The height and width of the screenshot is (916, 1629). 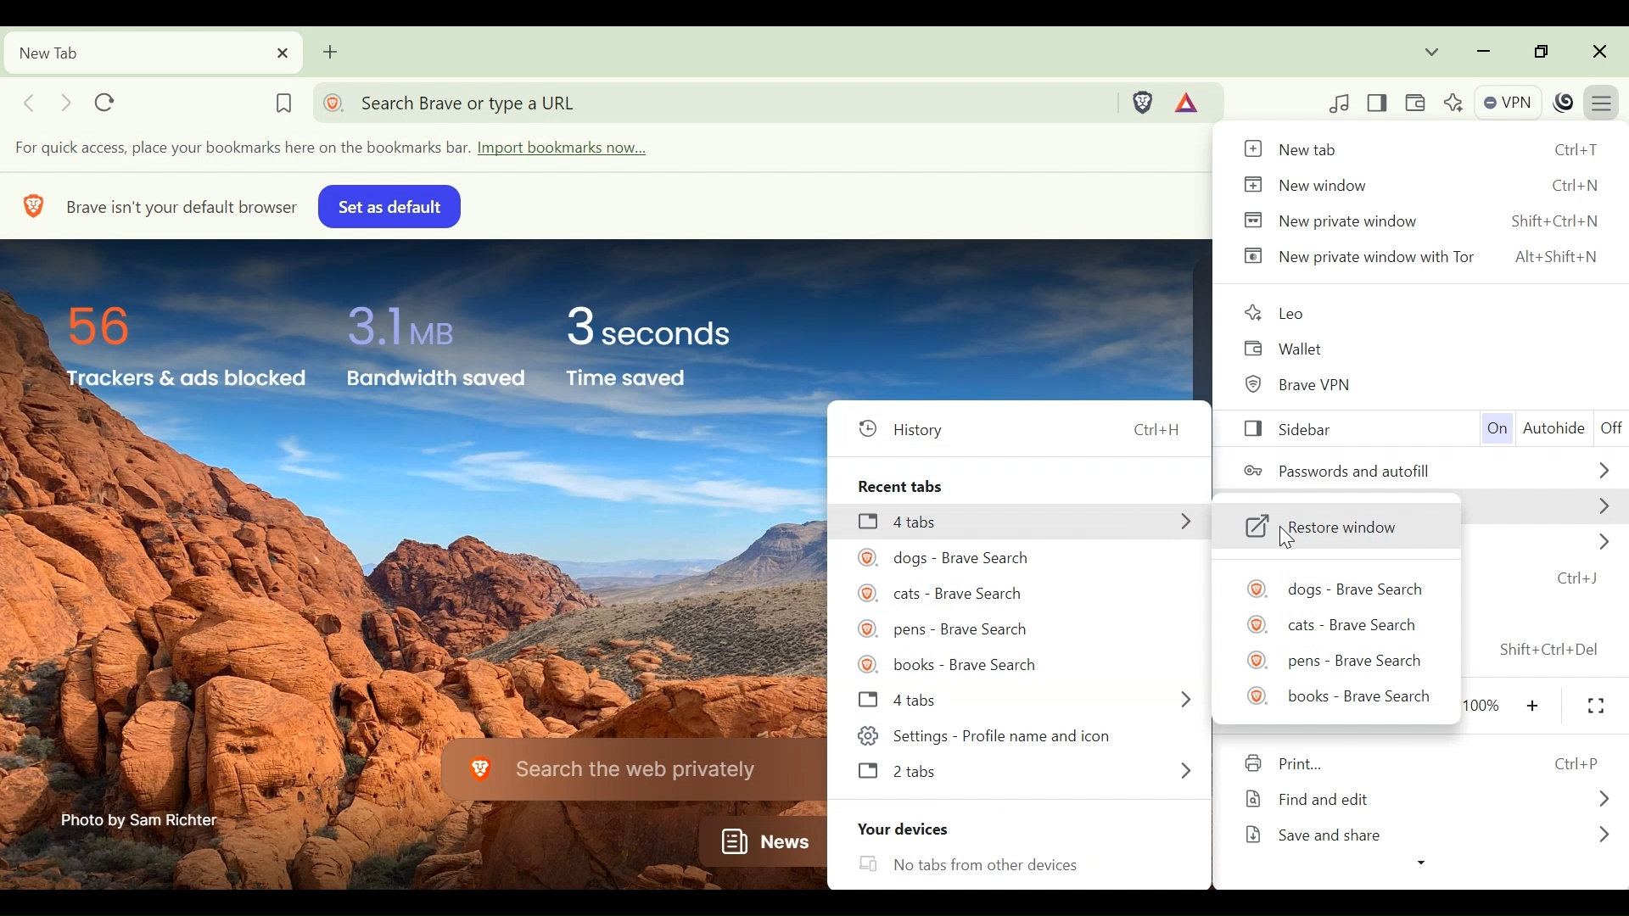 I want to click on © History, so click(x=918, y=429).